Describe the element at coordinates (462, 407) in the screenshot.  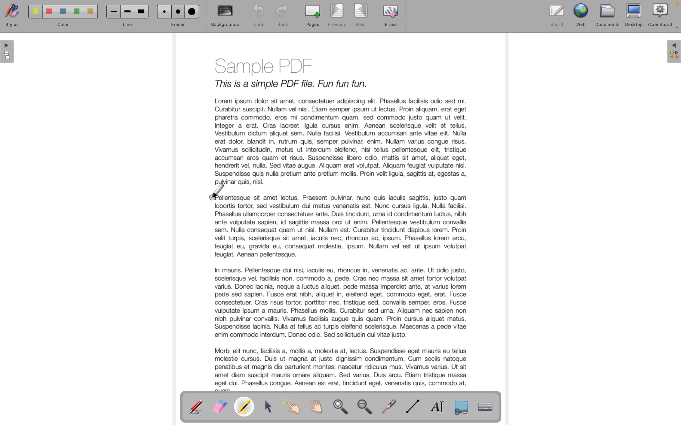
I see `capture a part of the screen` at that location.